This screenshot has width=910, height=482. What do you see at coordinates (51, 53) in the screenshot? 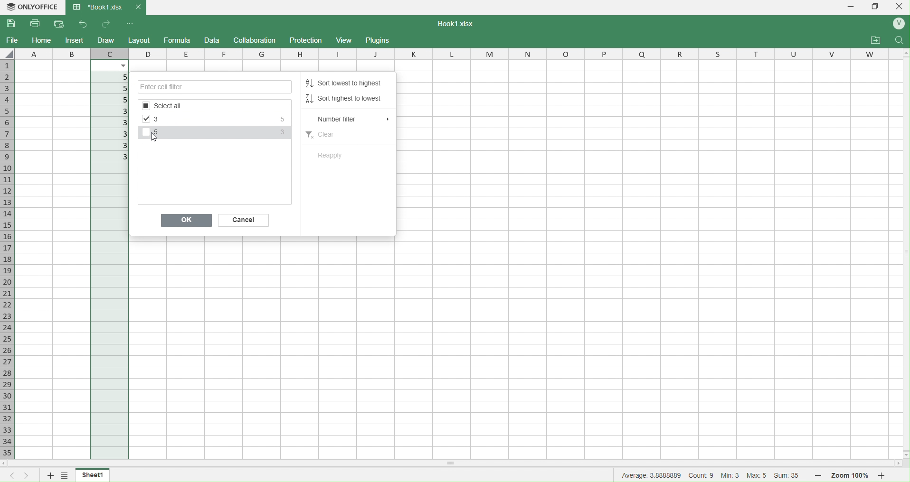
I see `columns` at bounding box center [51, 53].